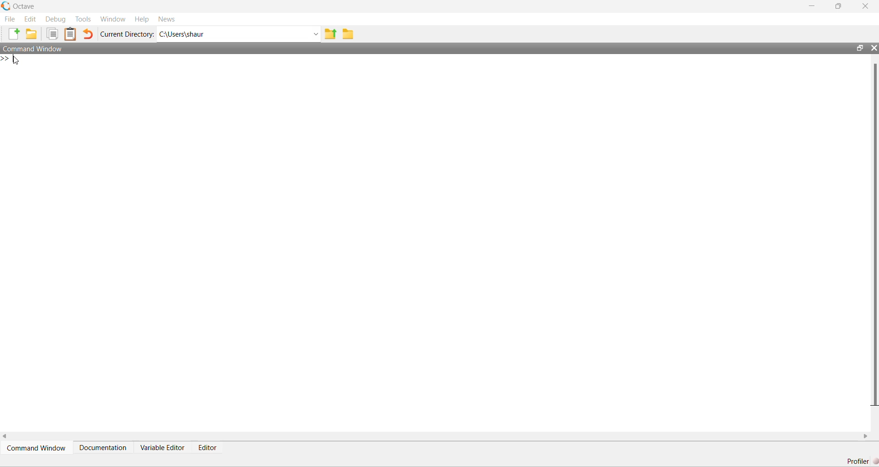  I want to click on copy, so click(52, 34).